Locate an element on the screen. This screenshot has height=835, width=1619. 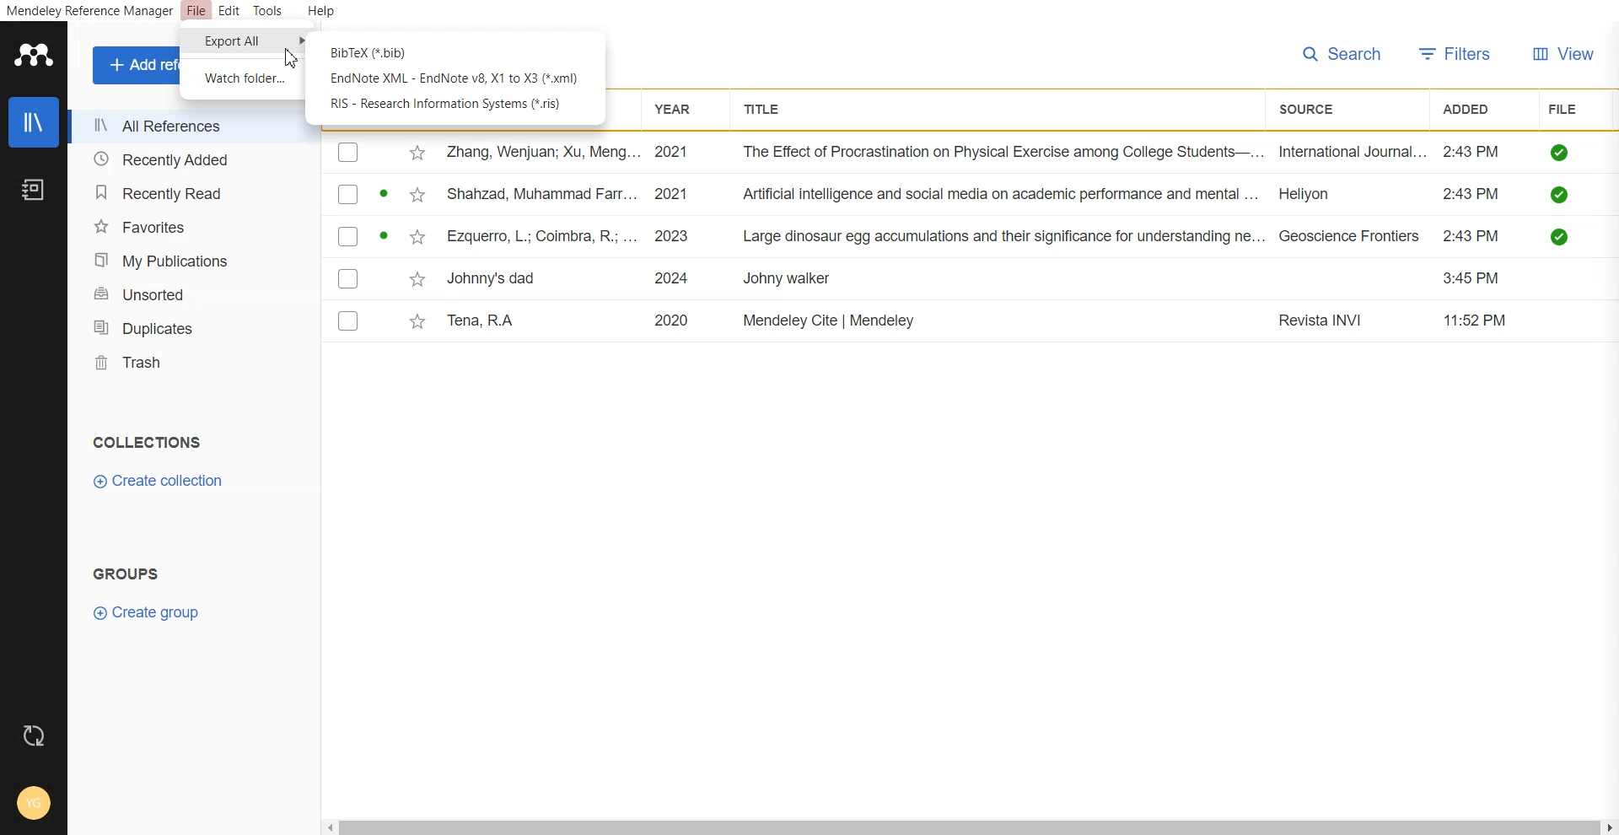
Mendeley Cite | Mendeley is located at coordinates (831, 320).